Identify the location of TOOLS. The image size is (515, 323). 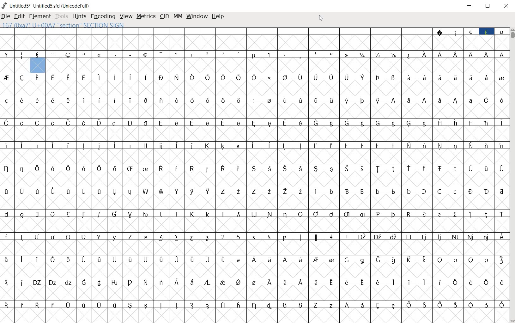
(62, 16).